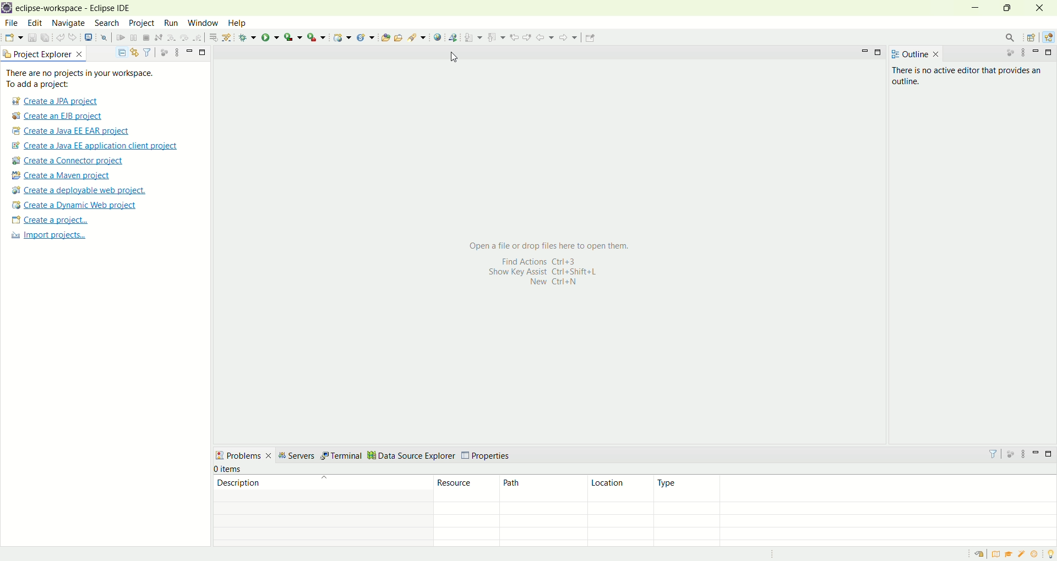  Describe the element at coordinates (1022, 457) in the screenshot. I see `view menu` at that location.